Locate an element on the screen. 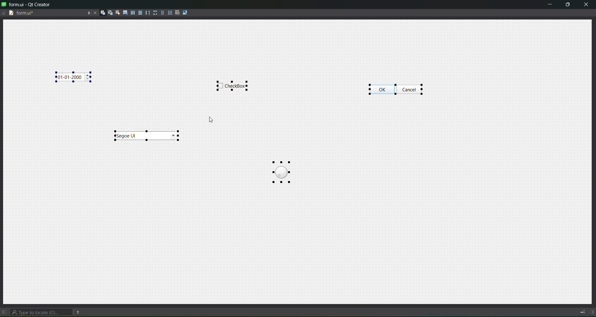 This screenshot has height=317, width=596. cursor is located at coordinates (212, 121).